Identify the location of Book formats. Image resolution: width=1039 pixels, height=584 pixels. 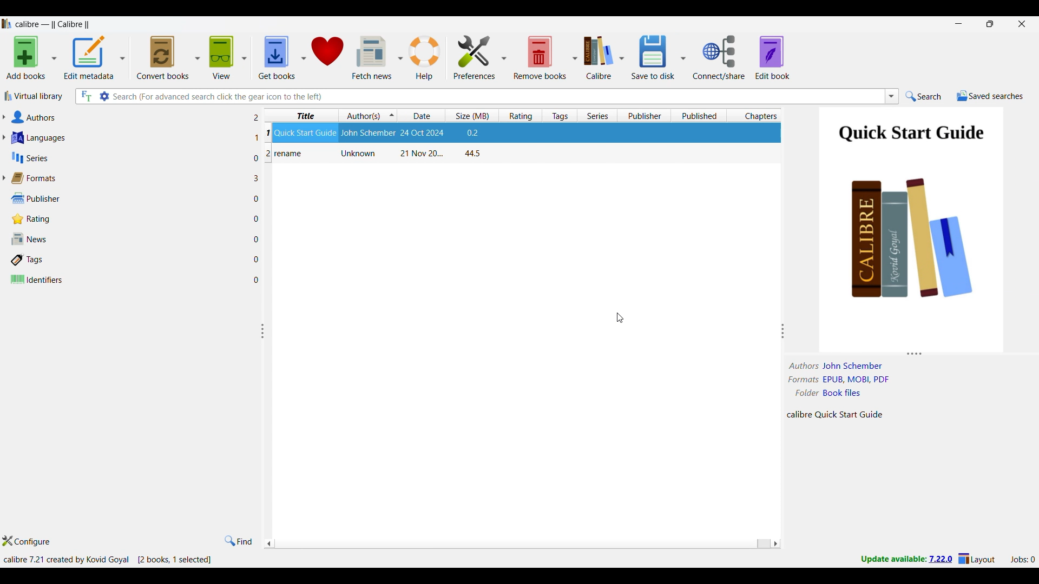
(846, 380).